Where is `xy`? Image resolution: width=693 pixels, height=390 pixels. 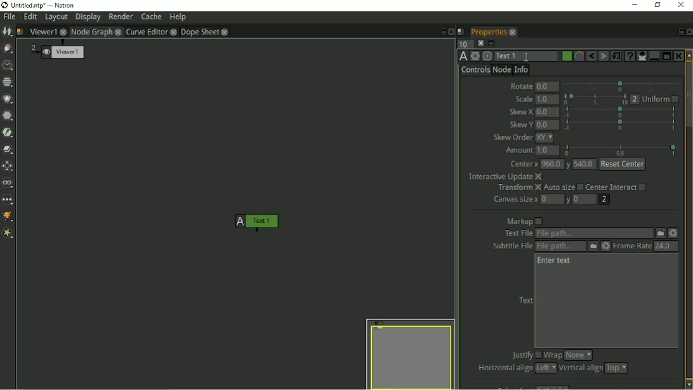
xy is located at coordinates (544, 137).